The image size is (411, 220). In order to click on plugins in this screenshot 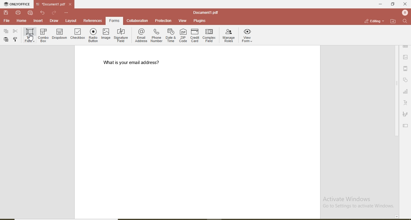, I will do `click(199, 21)`.